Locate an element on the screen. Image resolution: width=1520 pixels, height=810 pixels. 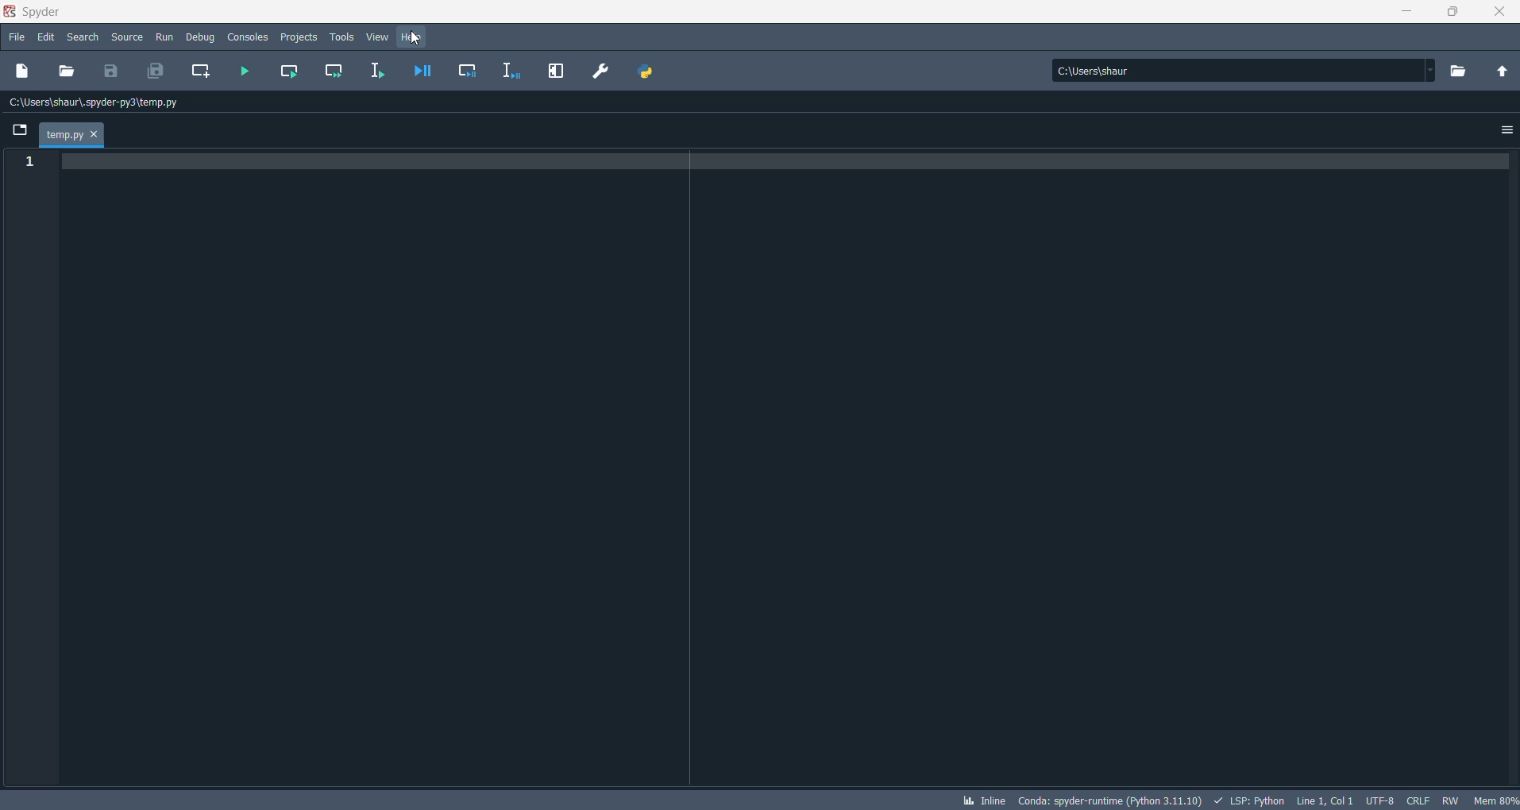
PYTHON PATH MANAGER  is located at coordinates (647, 71).